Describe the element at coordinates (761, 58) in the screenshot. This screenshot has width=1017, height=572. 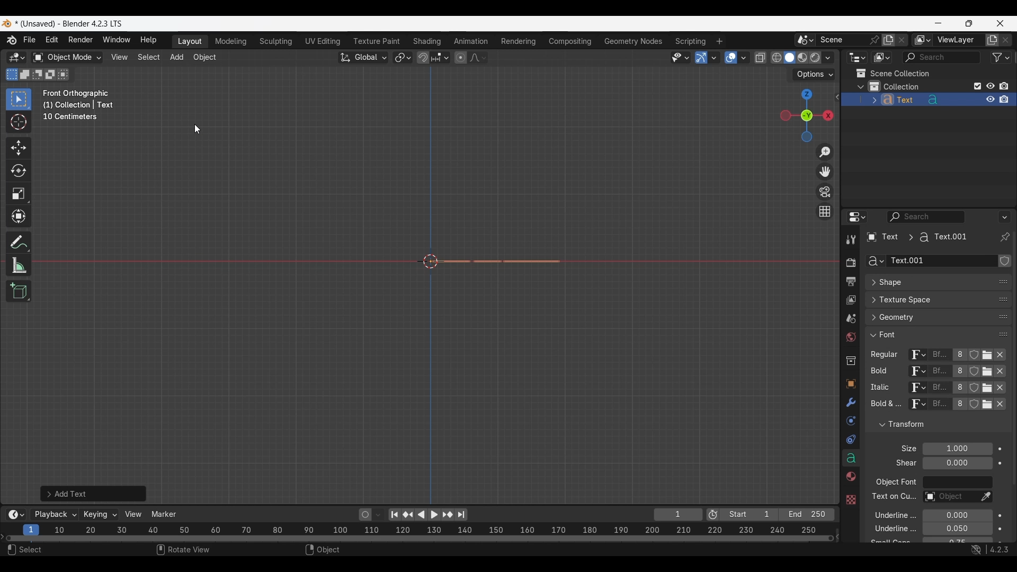
I see `Toggle X-ray` at that location.